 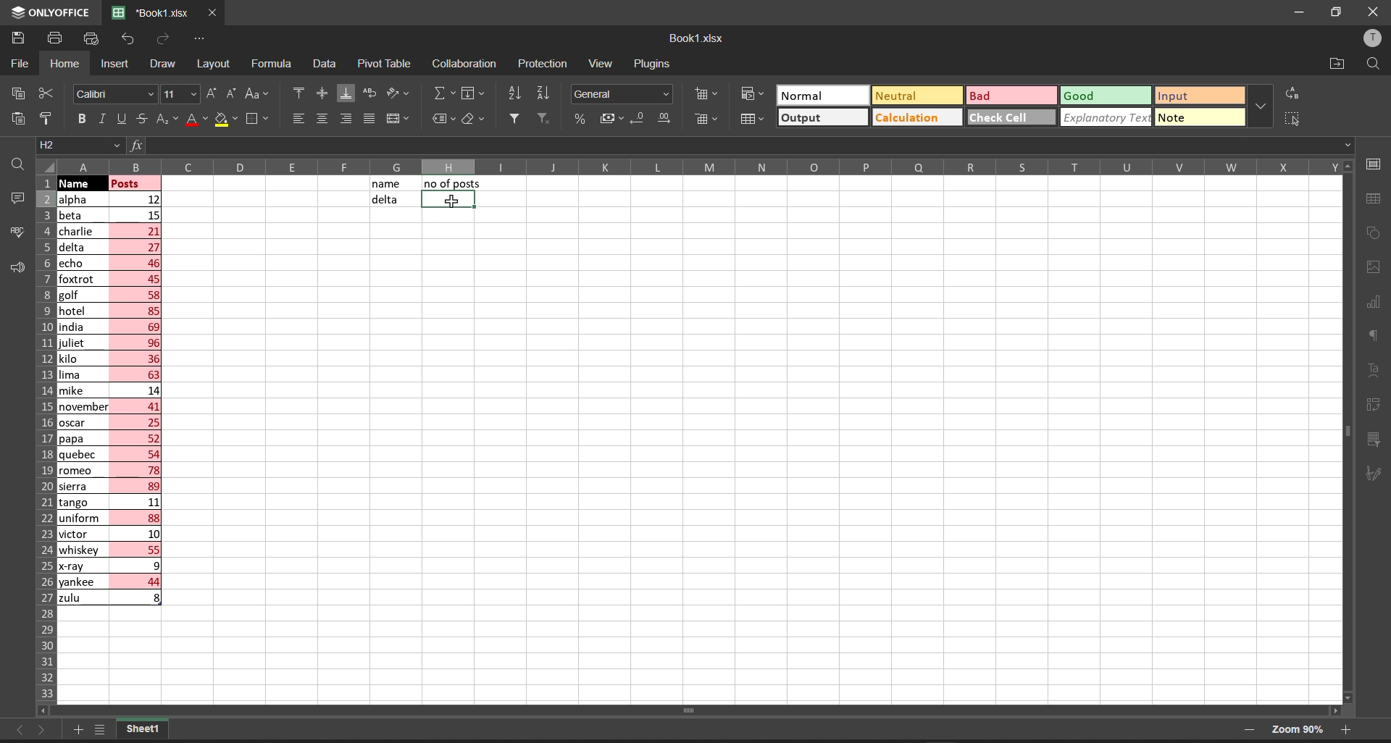 I want to click on customize quick access tool bar, so click(x=200, y=37).